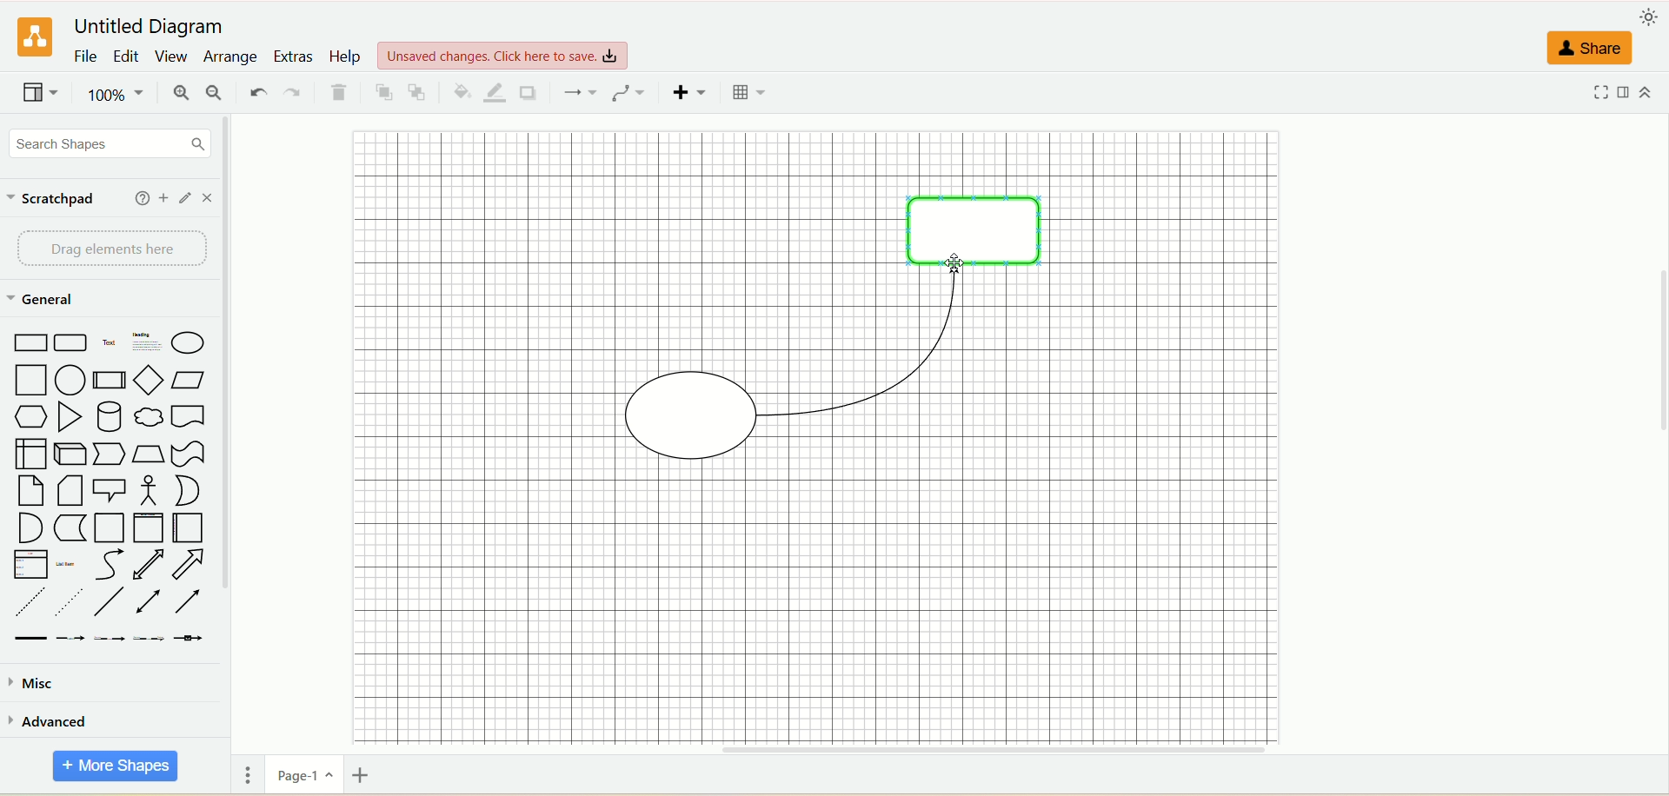 This screenshot has height=796, width=1669. Describe the element at coordinates (628, 93) in the screenshot. I see `waypoints` at that location.